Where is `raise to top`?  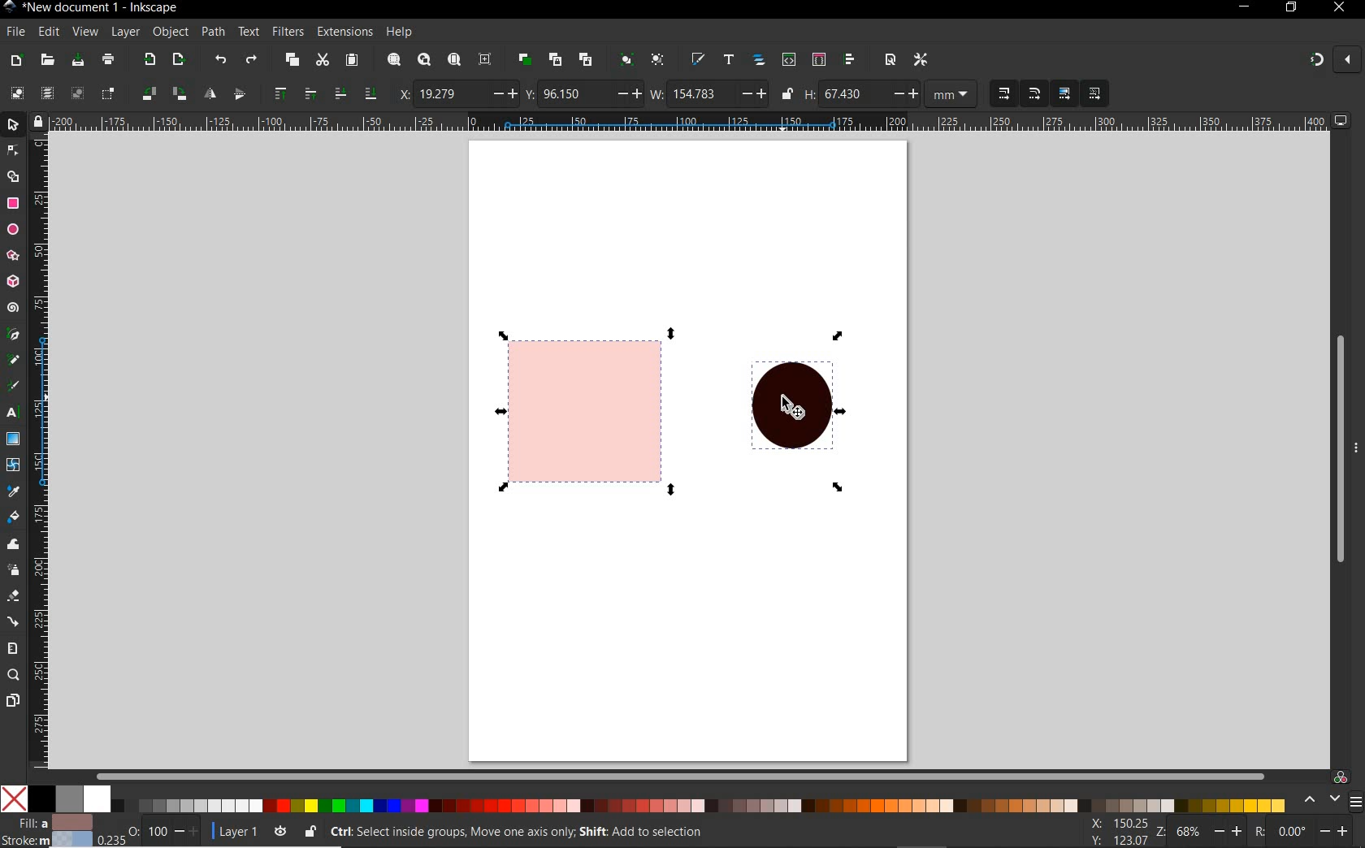
raise to top is located at coordinates (282, 92).